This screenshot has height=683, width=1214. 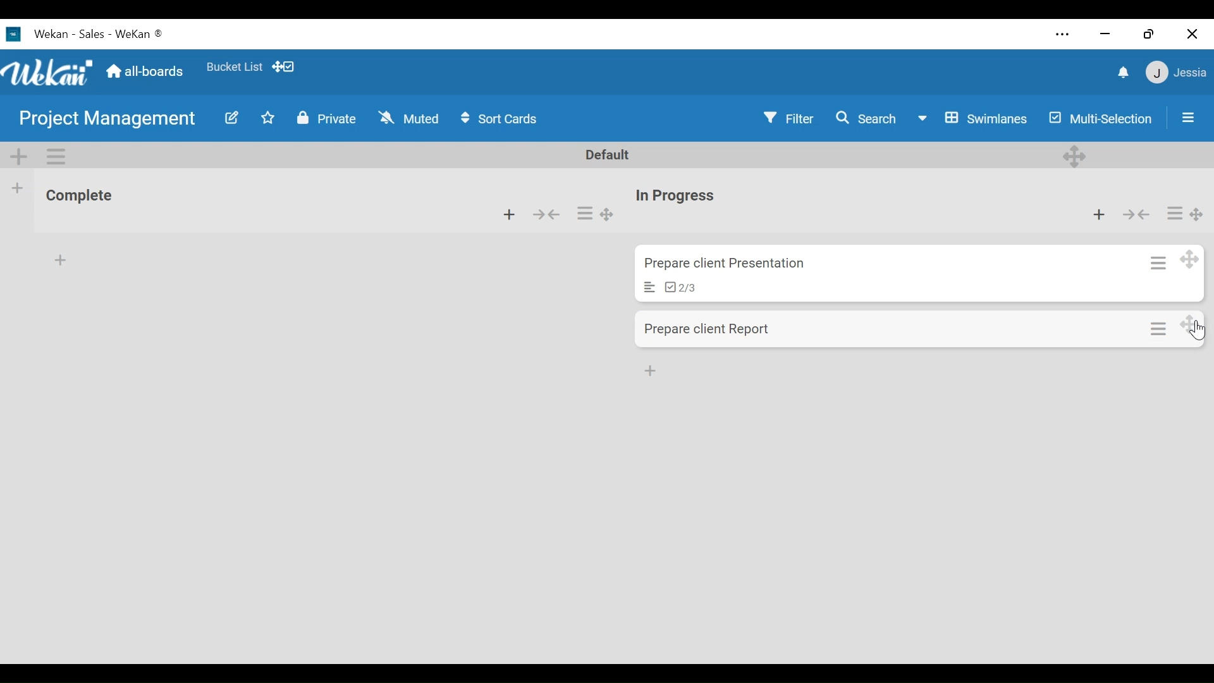 What do you see at coordinates (1189, 258) in the screenshot?
I see `Desktop drag handles` at bounding box center [1189, 258].